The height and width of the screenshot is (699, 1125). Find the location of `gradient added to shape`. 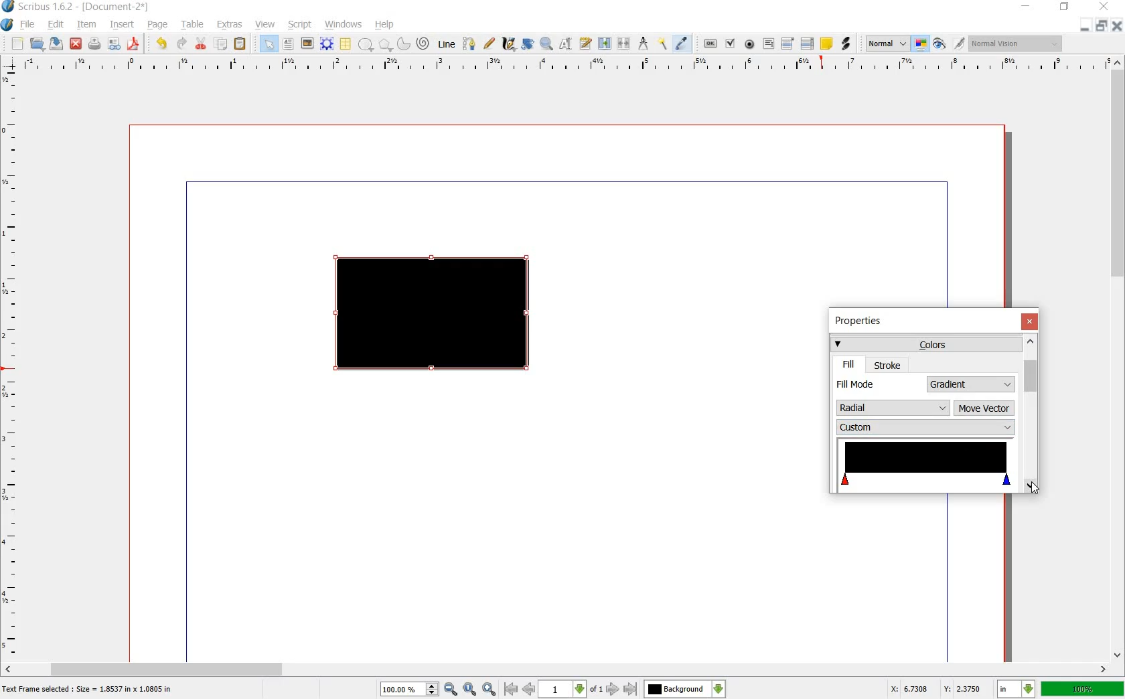

gradient added to shape is located at coordinates (435, 315).